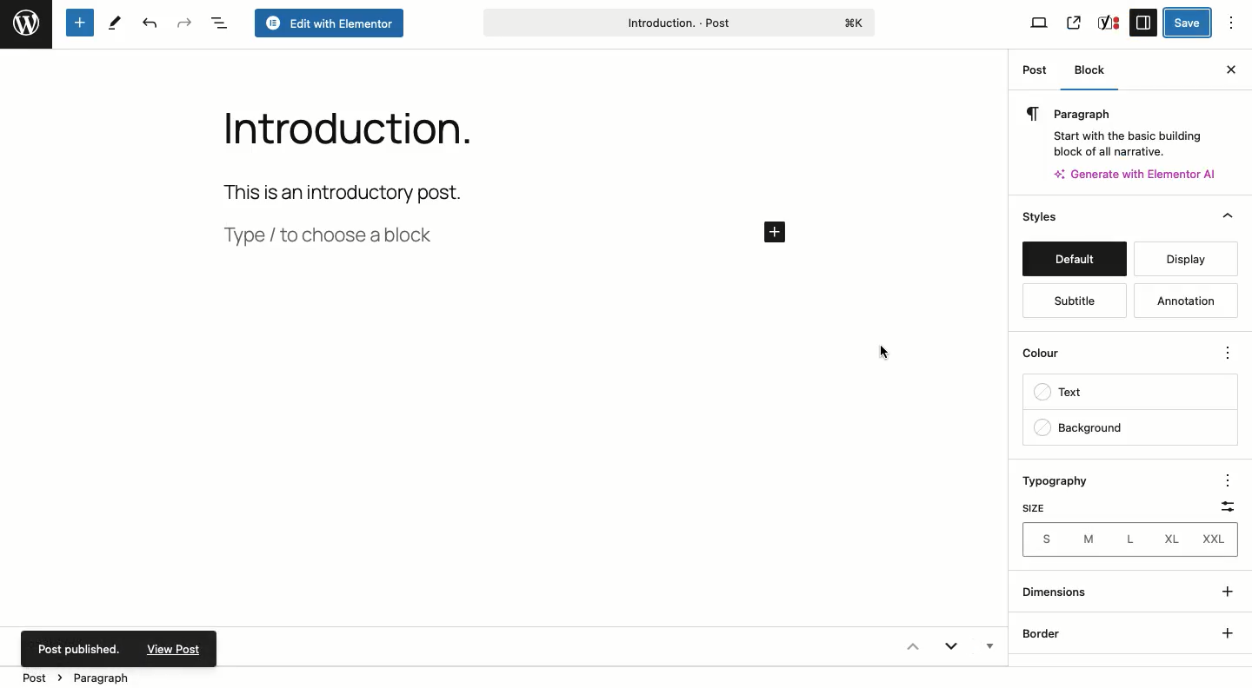  I want to click on Options, so click(1224, 479).